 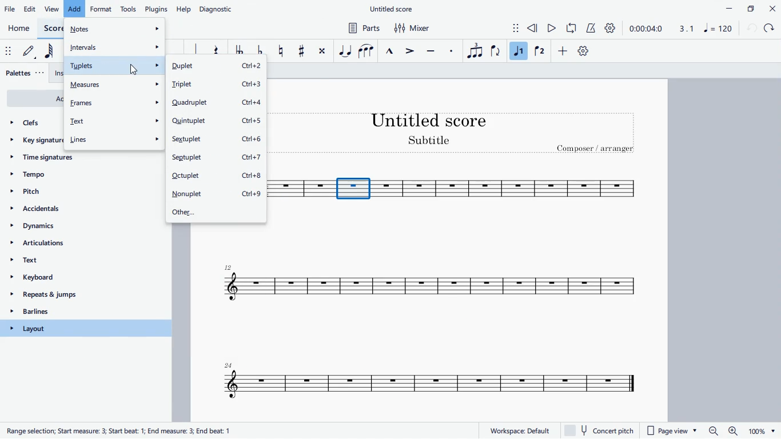 I want to click on tempo, so click(x=67, y=175).